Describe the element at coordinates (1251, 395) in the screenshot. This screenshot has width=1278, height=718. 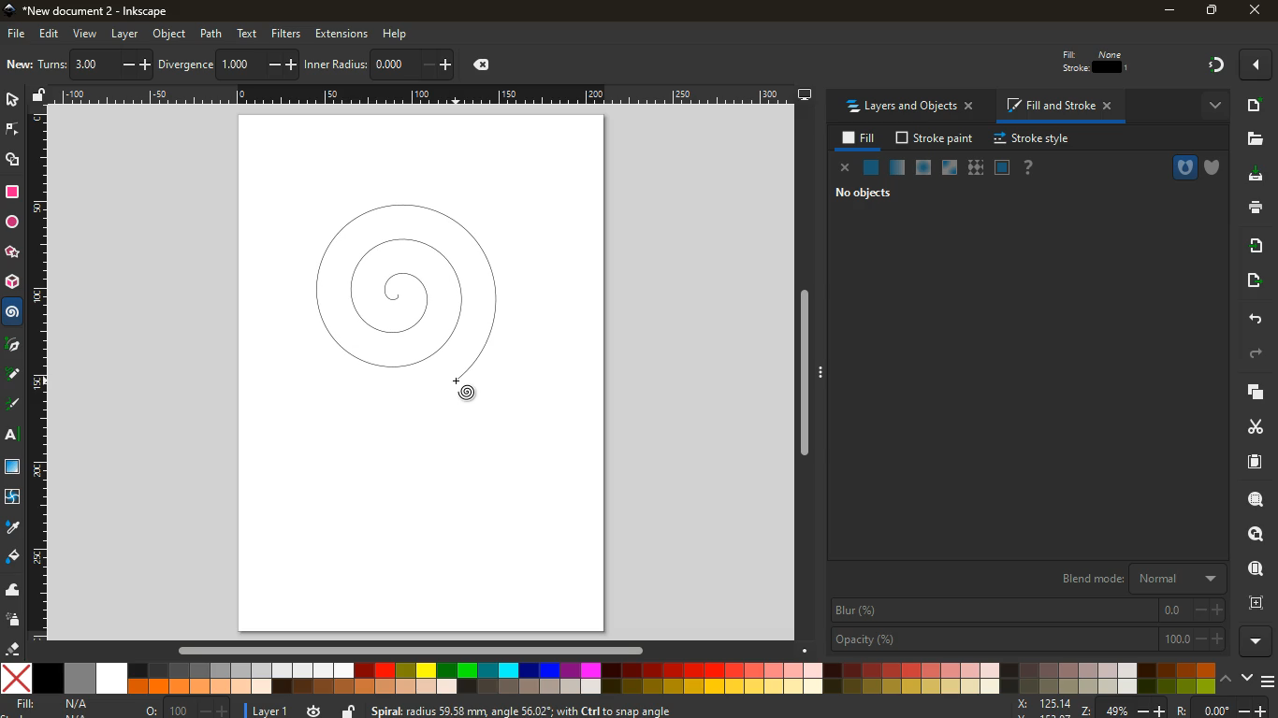
I see `layers` at that location.